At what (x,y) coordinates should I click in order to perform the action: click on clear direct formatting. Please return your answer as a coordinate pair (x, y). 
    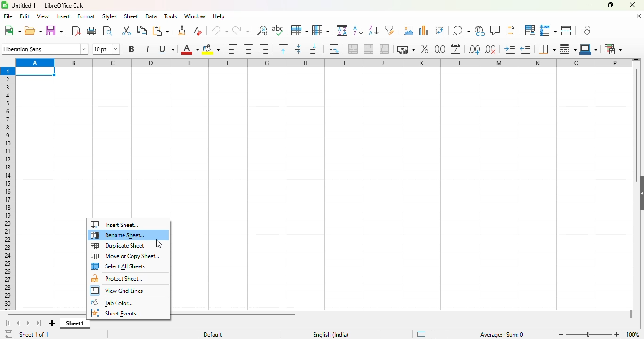
    Looking at the image, I should click on (197, 30).